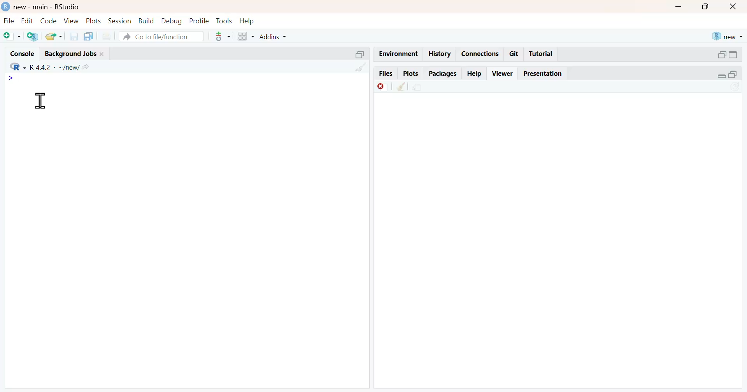 Image resolution: width=747 pixels, height=392 pixels. What do you see at coordinates (677, 7) in the screenshot?
I see `minimize` at bounding box center [677, 7].